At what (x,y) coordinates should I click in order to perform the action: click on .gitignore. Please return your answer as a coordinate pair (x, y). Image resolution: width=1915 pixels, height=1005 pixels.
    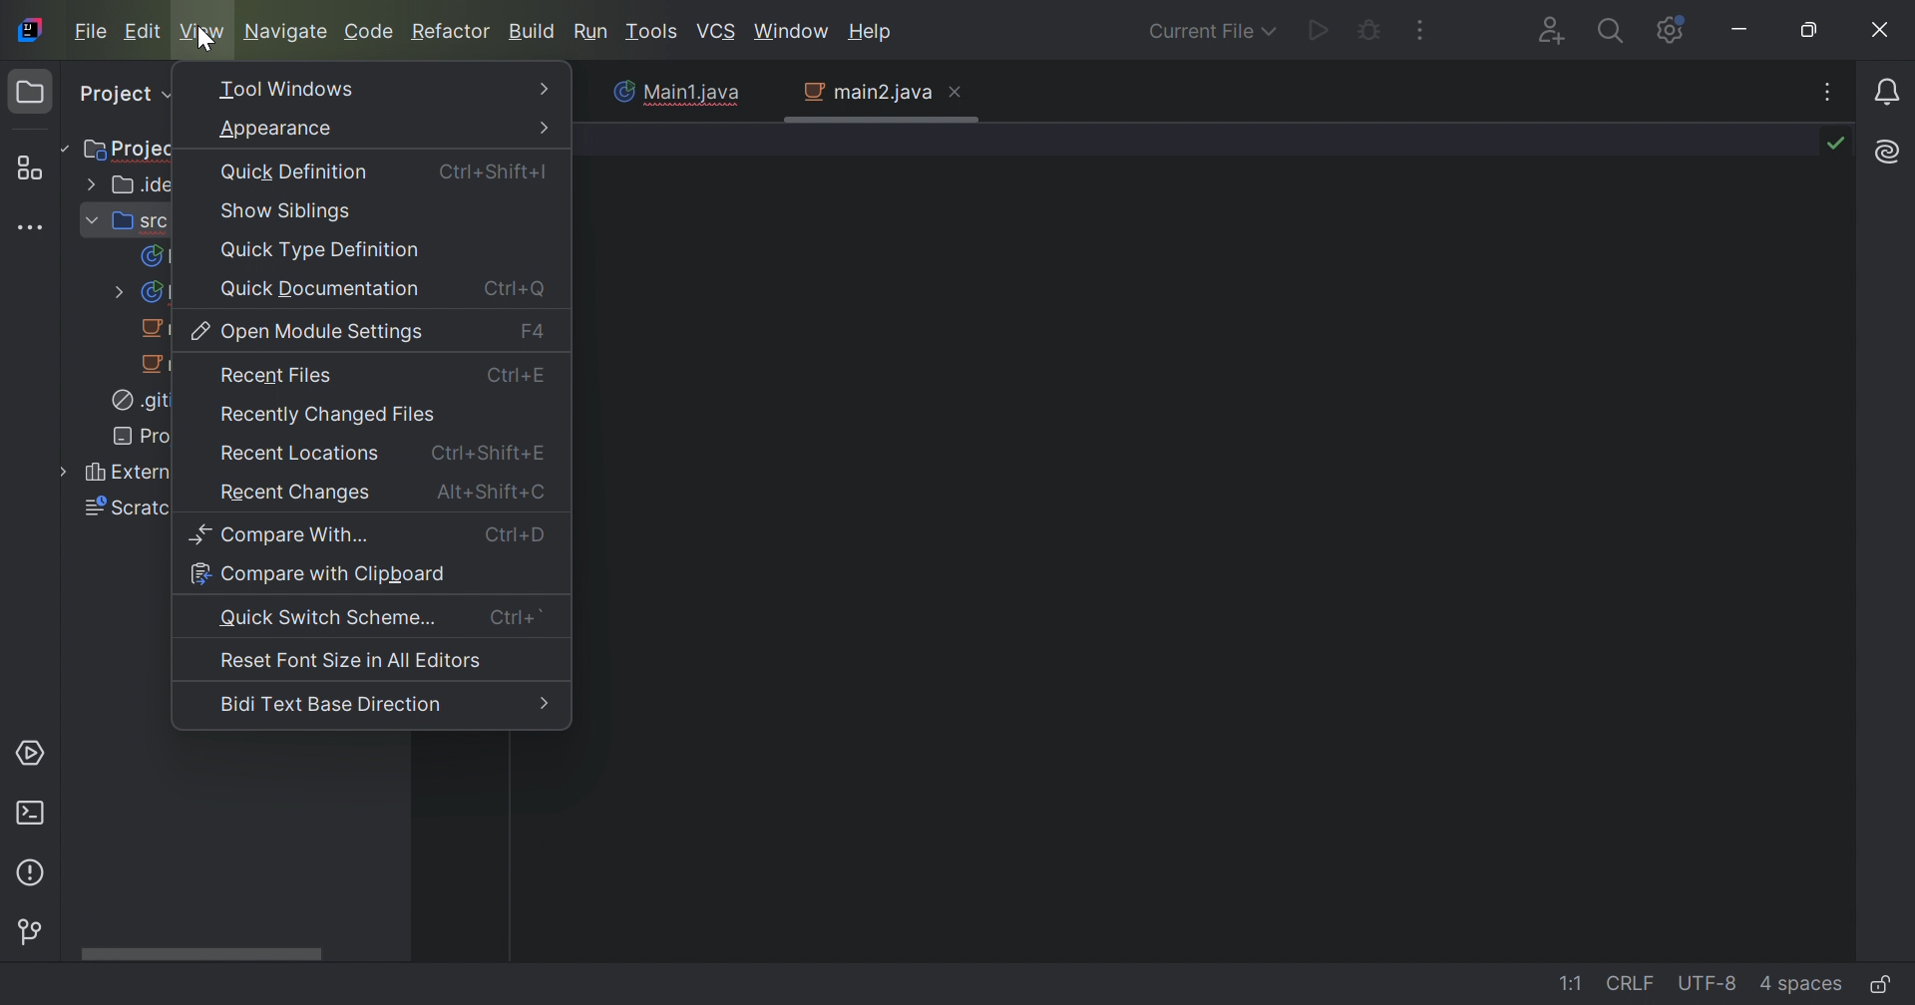
    Looking at the image, I should click on (139, 403).